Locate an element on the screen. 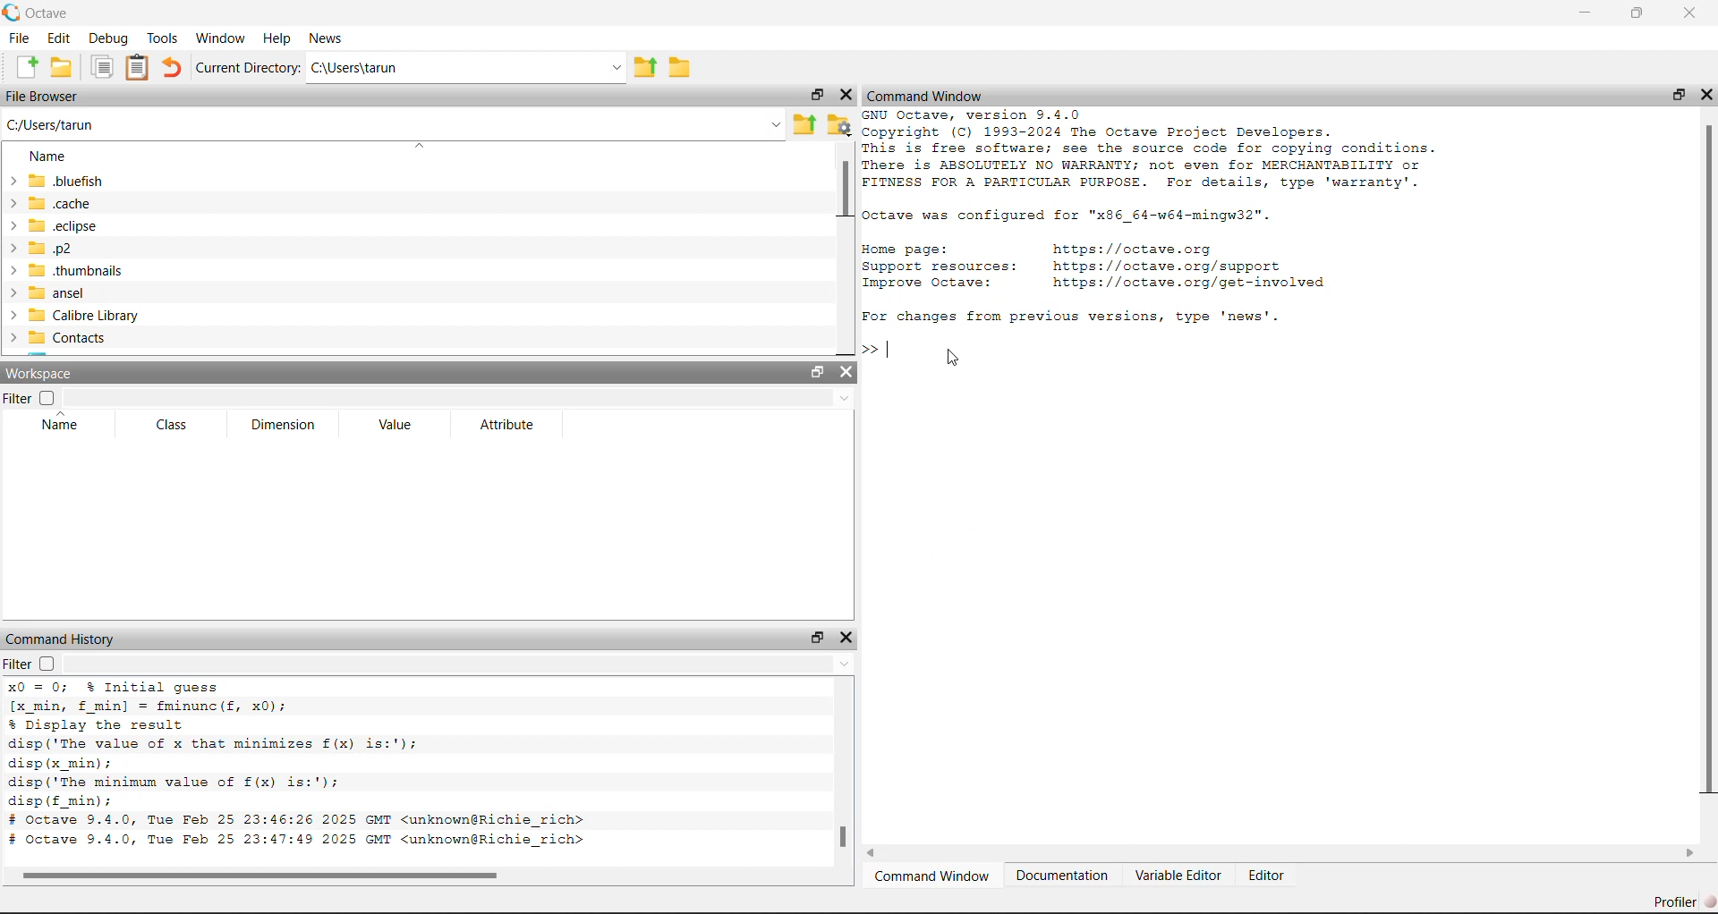  File is located at coordinates (21, 38).